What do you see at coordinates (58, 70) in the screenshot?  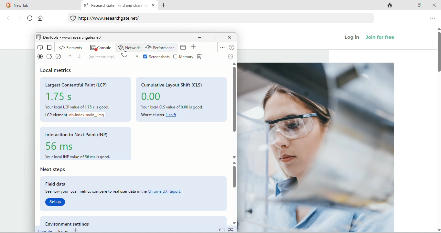 I see `local metrics` at bounding box center [58, 70].